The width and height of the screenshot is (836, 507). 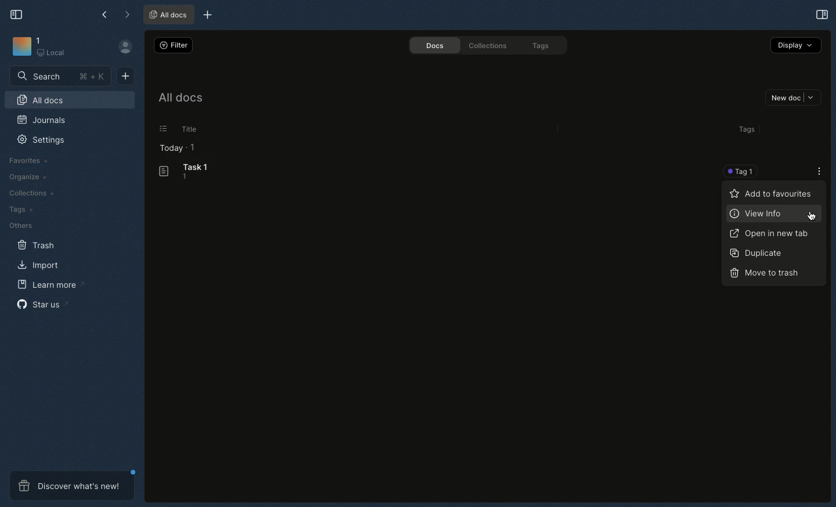 What do you see at coordinates (168, 15) in the screenshot?
I see `All docs` at bounding box center [168, 15].